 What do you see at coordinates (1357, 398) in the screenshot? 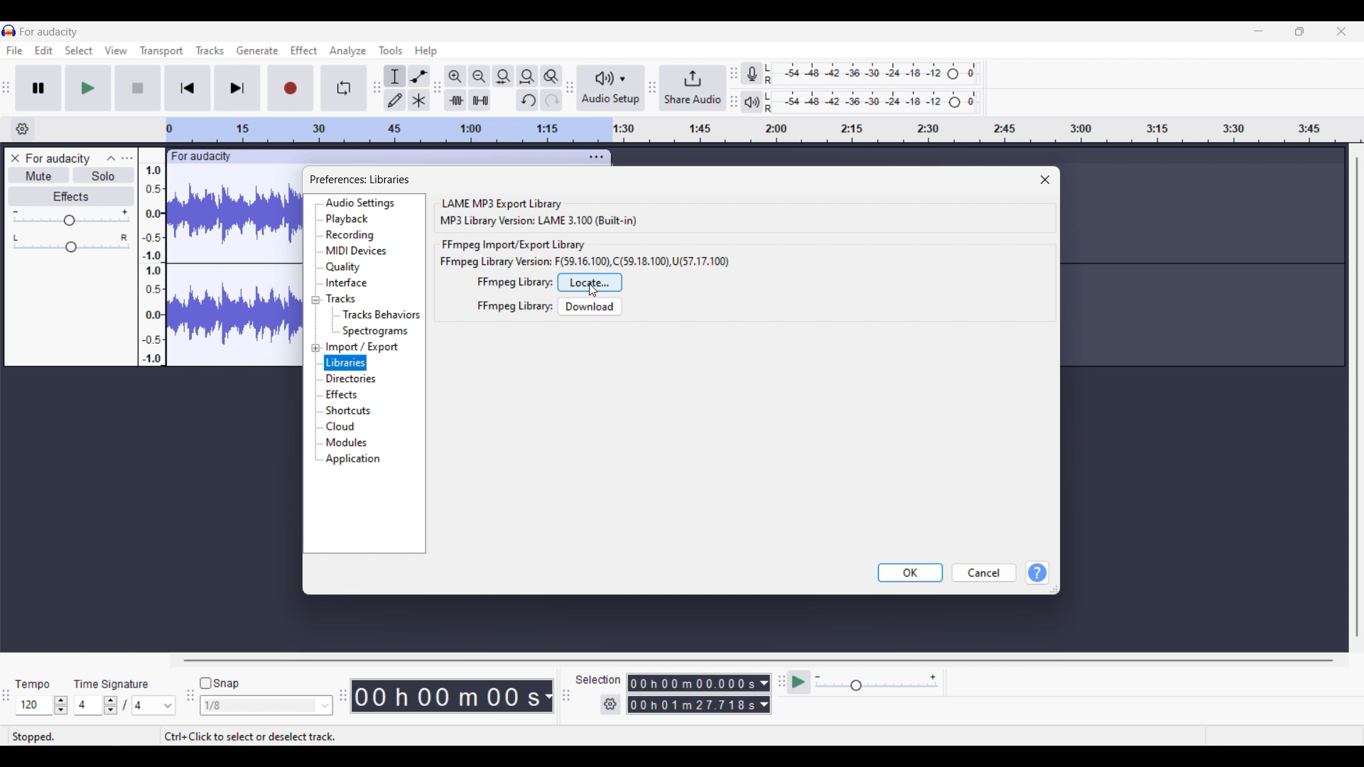
I see `Vertical slide bar` at bounding box center [1357, 398].